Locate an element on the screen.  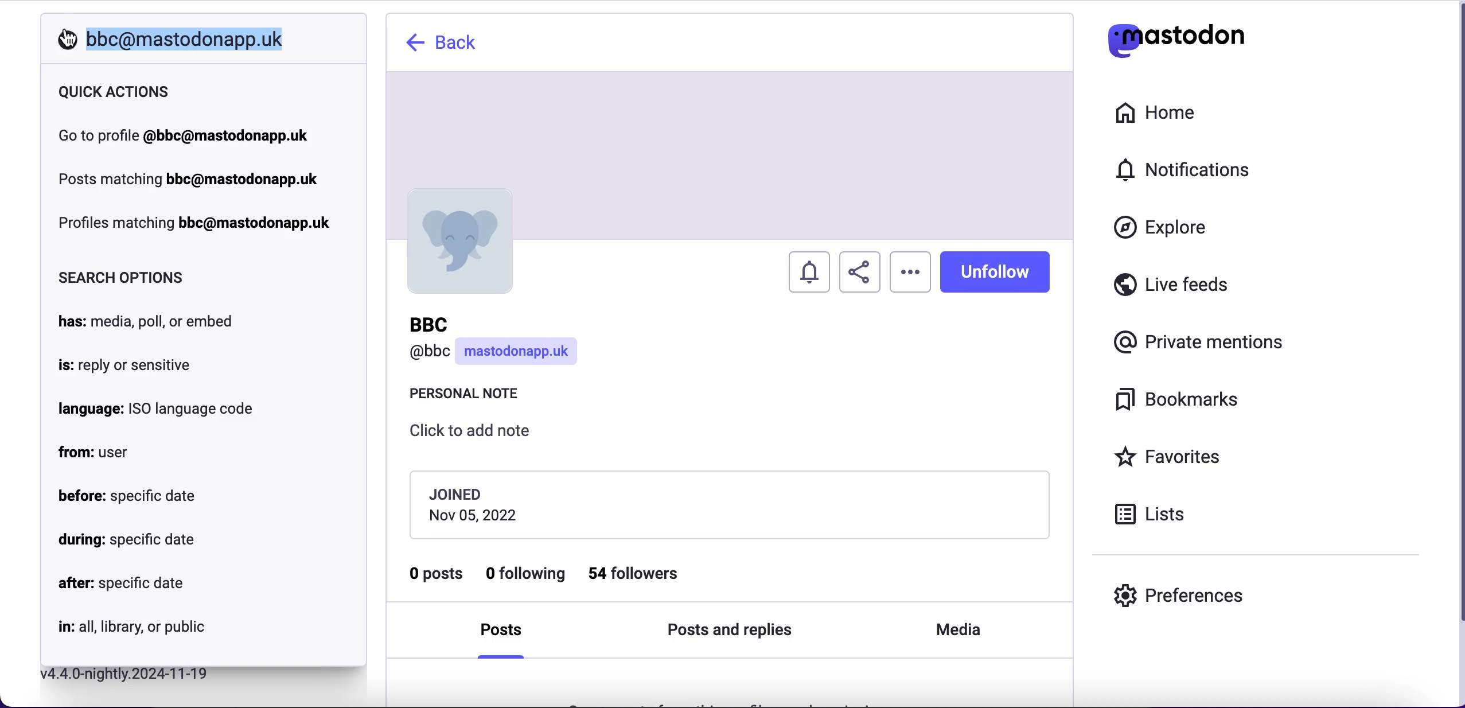
post matching is located at coordinates (188, 178).